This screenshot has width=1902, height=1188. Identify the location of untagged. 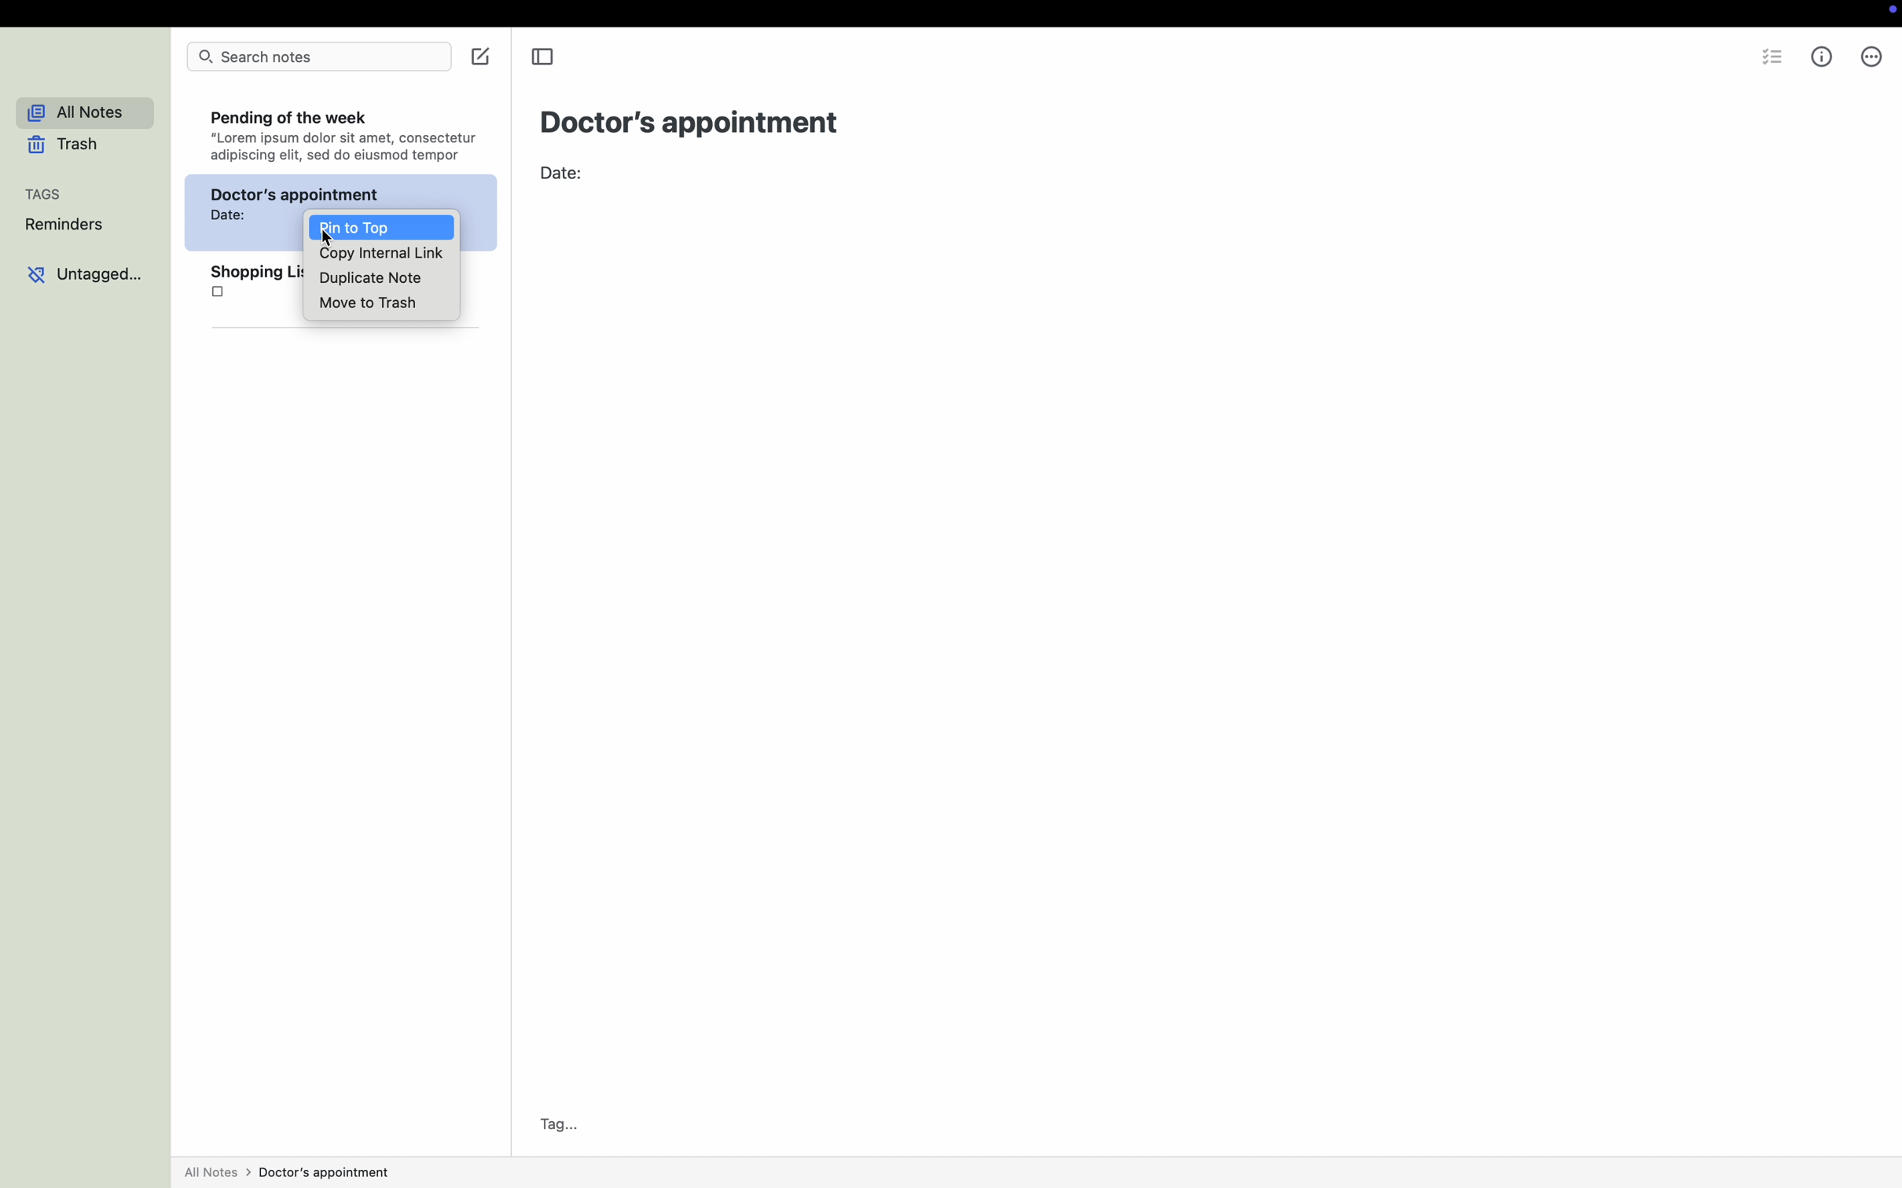
(84, 277).